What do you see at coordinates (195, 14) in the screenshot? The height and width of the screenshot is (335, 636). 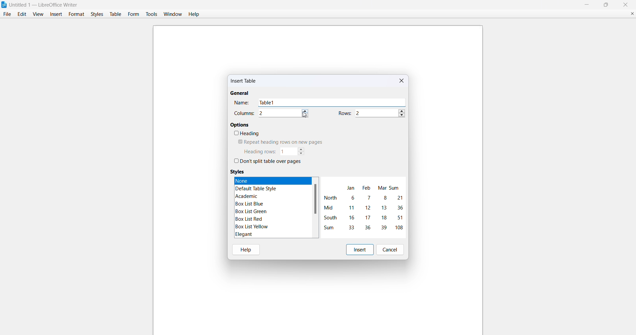 I see `help` at bounding box center [195, 14].